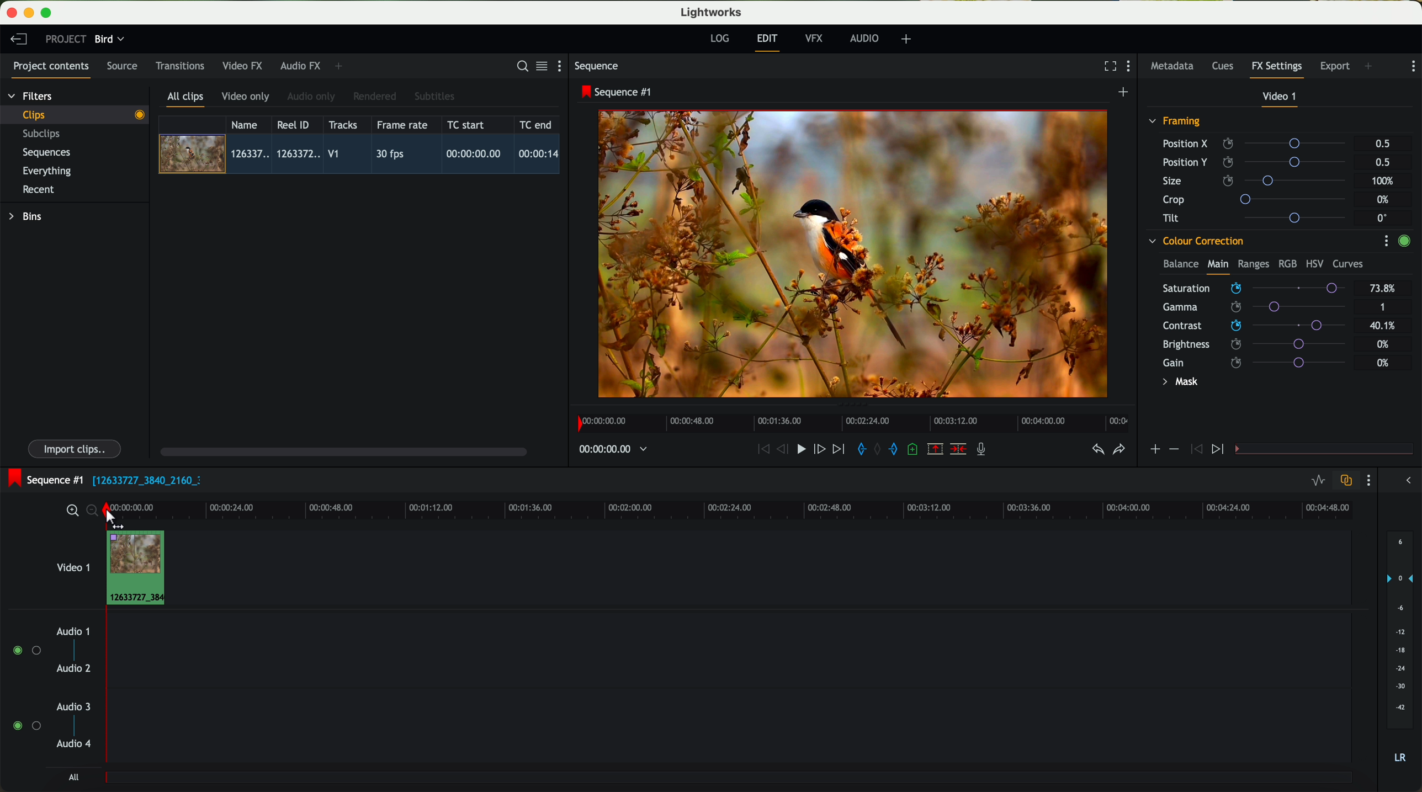  Describe the element at coordinates (1097, 450) in the screenshot. I see `undo` at that location.